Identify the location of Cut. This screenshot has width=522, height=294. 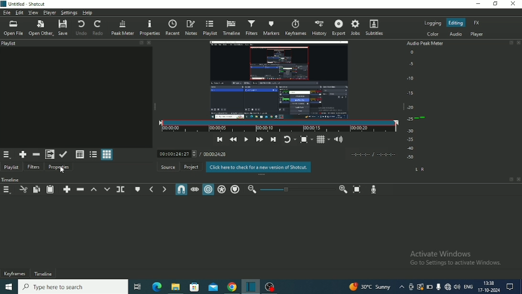
(22, 190).